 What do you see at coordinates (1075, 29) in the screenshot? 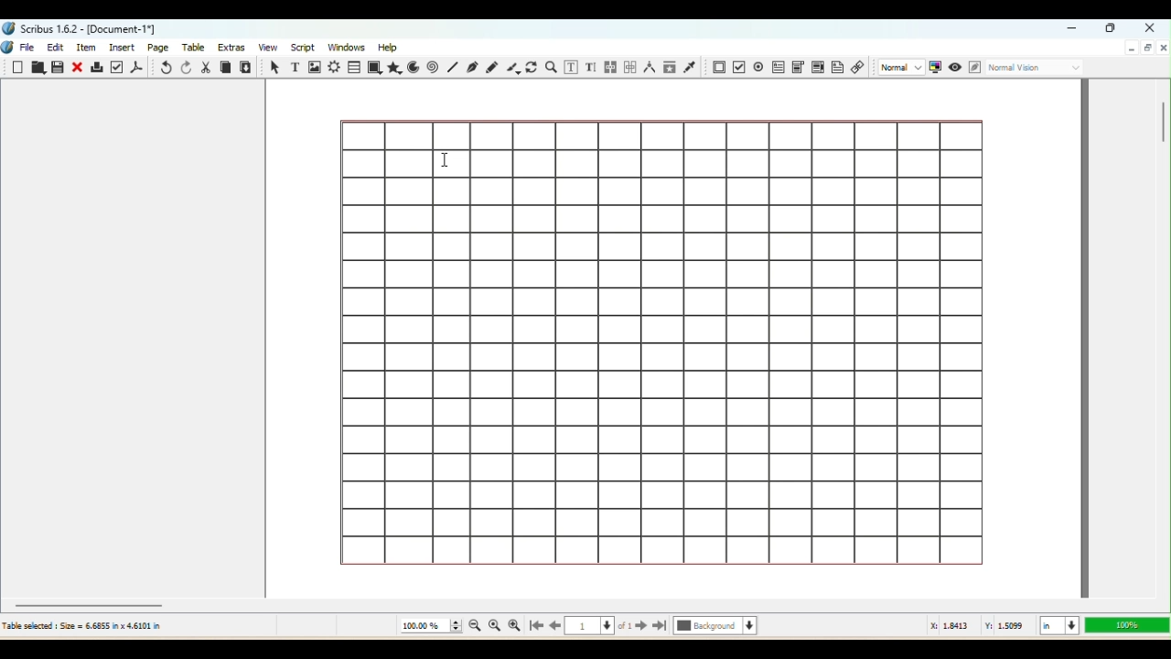
I see `Minimize` at bounding box center [1075, 29].